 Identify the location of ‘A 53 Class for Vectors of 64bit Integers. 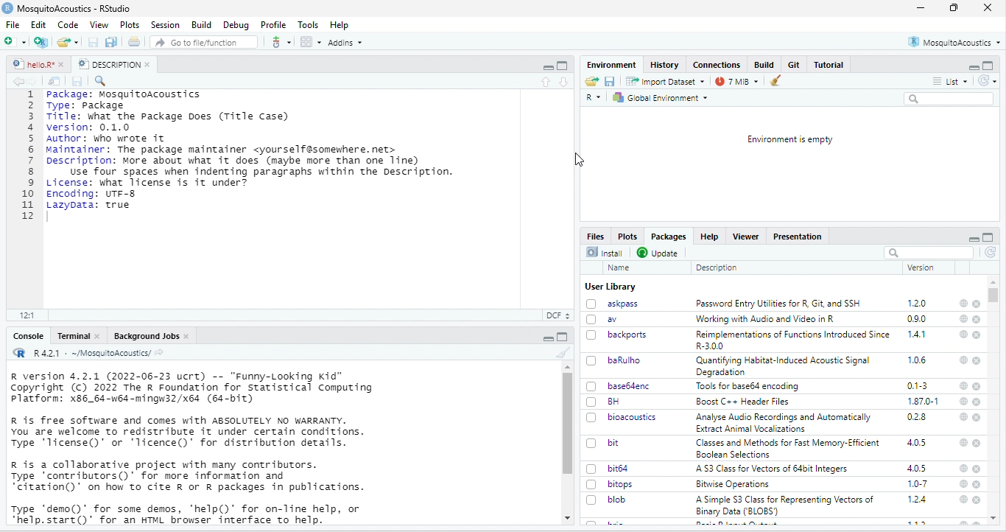
(775, 469).